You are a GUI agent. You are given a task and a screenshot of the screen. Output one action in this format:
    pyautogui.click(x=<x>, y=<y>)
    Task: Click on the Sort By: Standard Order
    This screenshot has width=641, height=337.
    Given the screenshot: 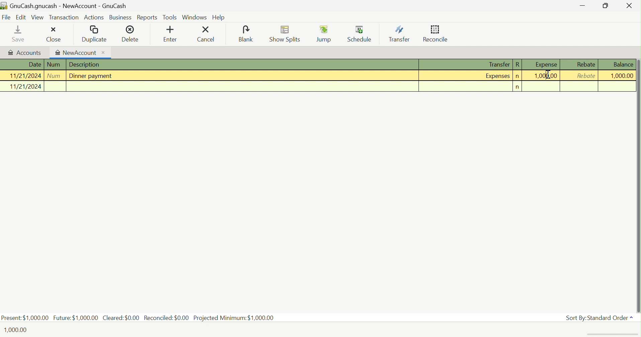 What is the action you would take?
    pyautogui.click(x=600, y=317)
    